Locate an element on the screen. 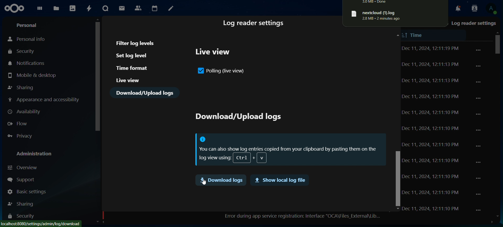 This screenshot has height=227, width=503. scrollbar is located at coordinates (397, 178).